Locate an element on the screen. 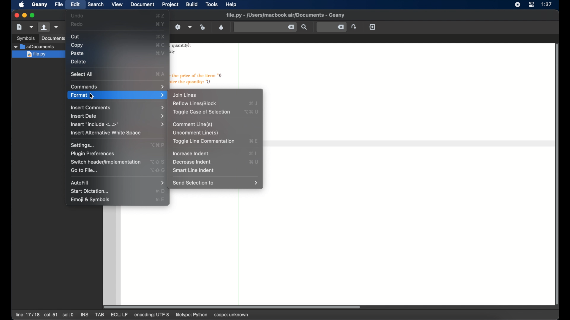  decrease indent is located at coordinates (192, 162).